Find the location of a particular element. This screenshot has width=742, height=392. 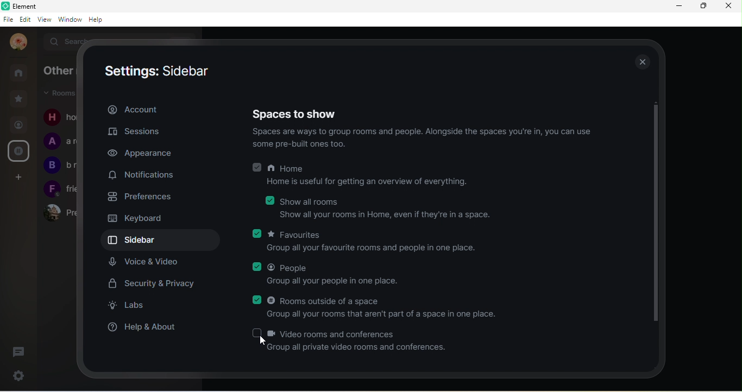

logo is located at coordinates (7, 7).